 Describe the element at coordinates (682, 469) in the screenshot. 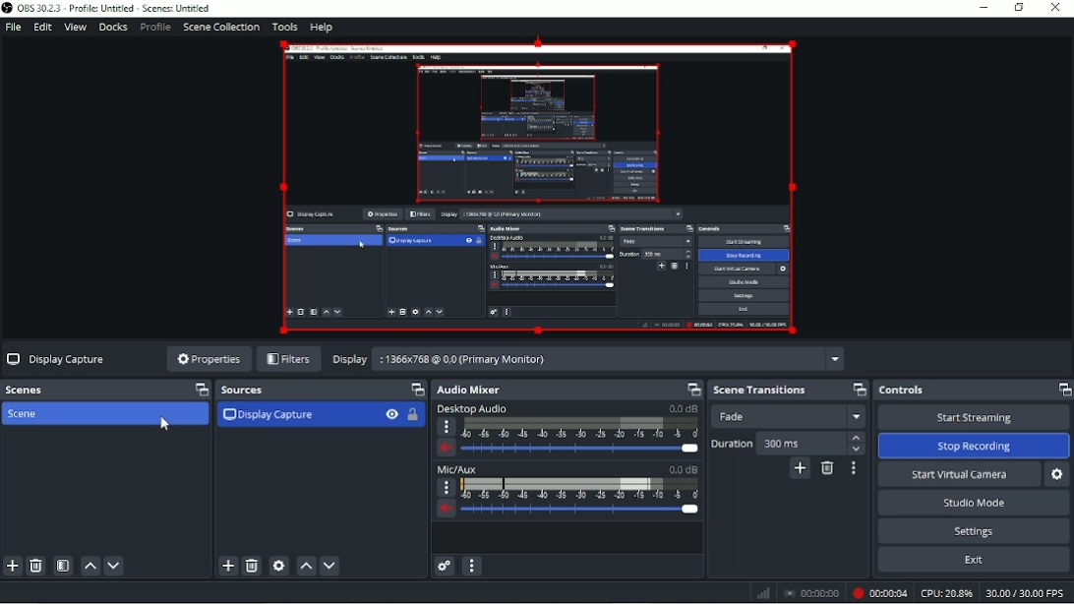

I see `0.0 dB` at that location.